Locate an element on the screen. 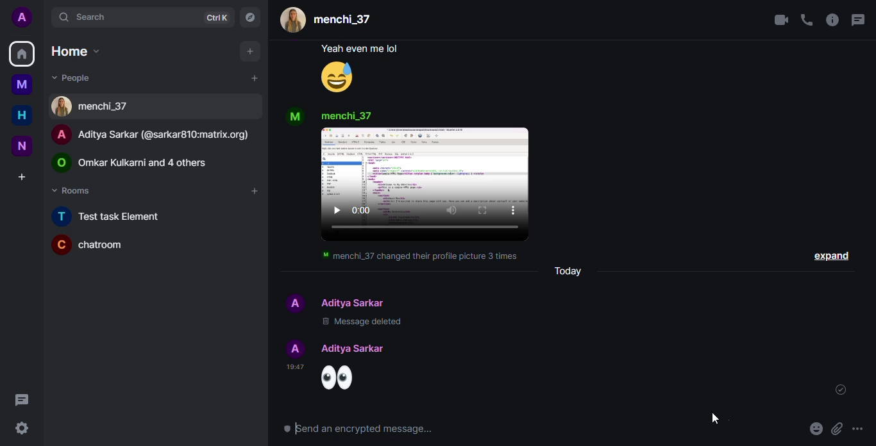 The height and width of the screenshot is (446, 876). home is located at coordinates (22, 115).